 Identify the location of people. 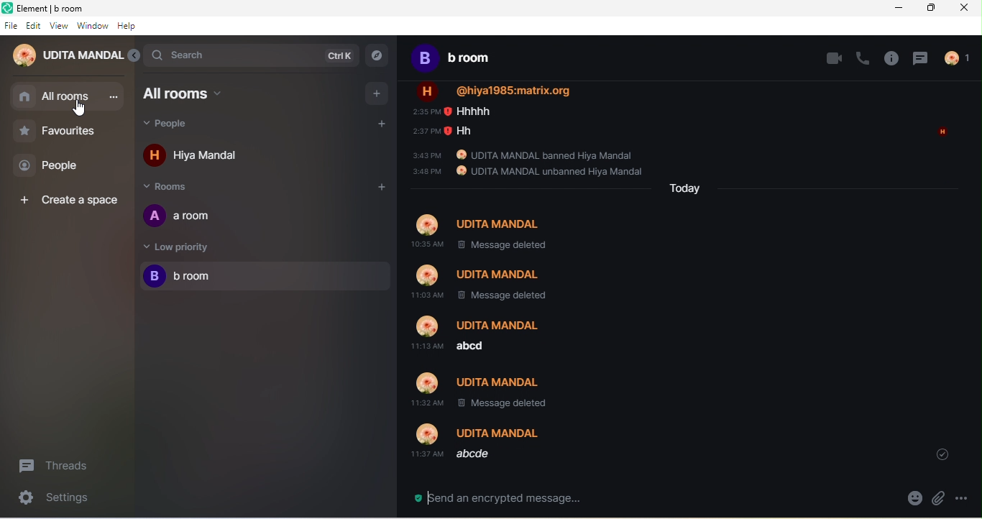
(183, 124).